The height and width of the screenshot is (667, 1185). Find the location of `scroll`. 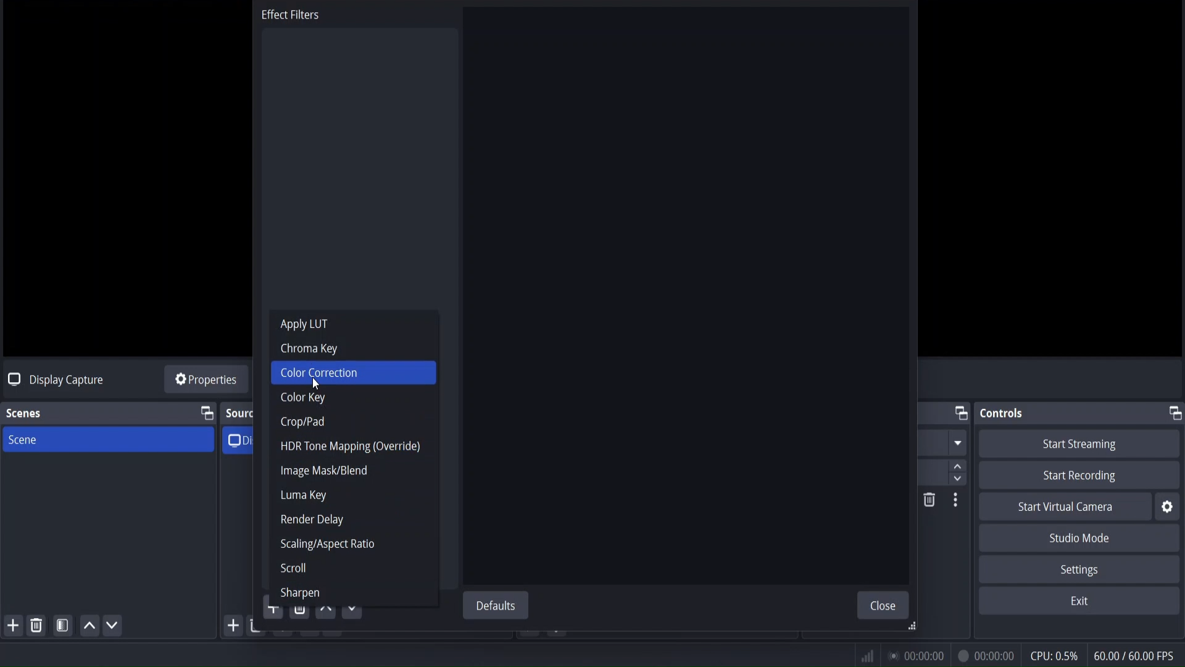

scroll is located at coordinates (293, 570).